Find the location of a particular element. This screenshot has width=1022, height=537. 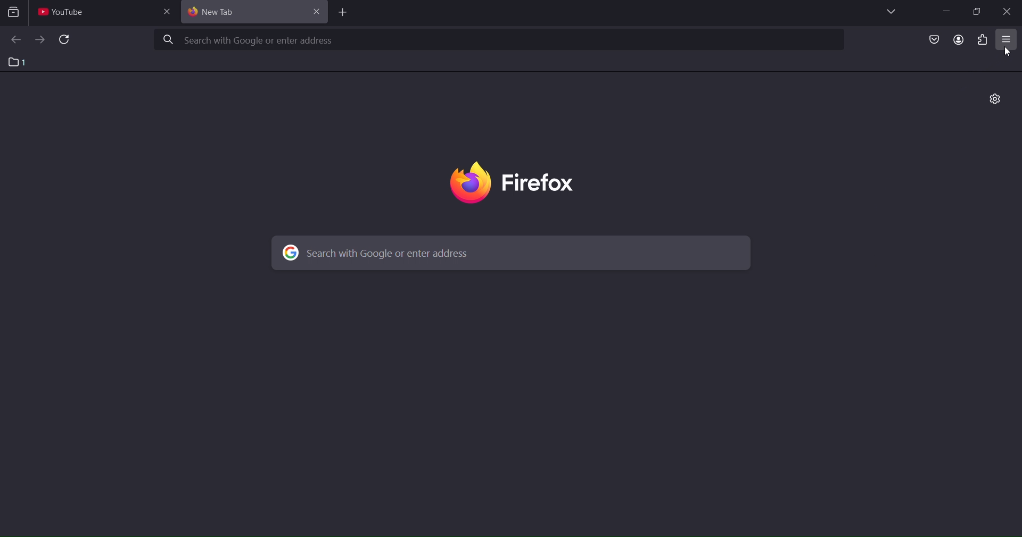

account is located at coordinates (956, 39).